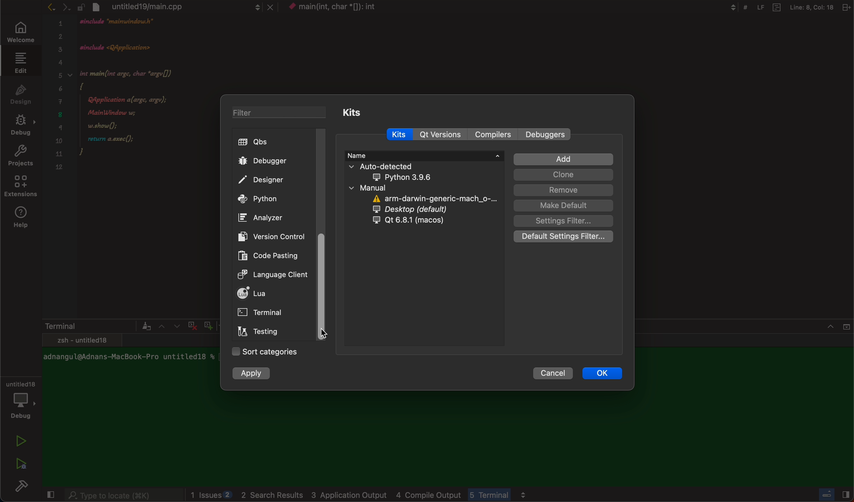 The width and height of the screenshot is (854, 502). Describe the element at coordinates (272, 200) in the screenshot. I see `python` at that location.